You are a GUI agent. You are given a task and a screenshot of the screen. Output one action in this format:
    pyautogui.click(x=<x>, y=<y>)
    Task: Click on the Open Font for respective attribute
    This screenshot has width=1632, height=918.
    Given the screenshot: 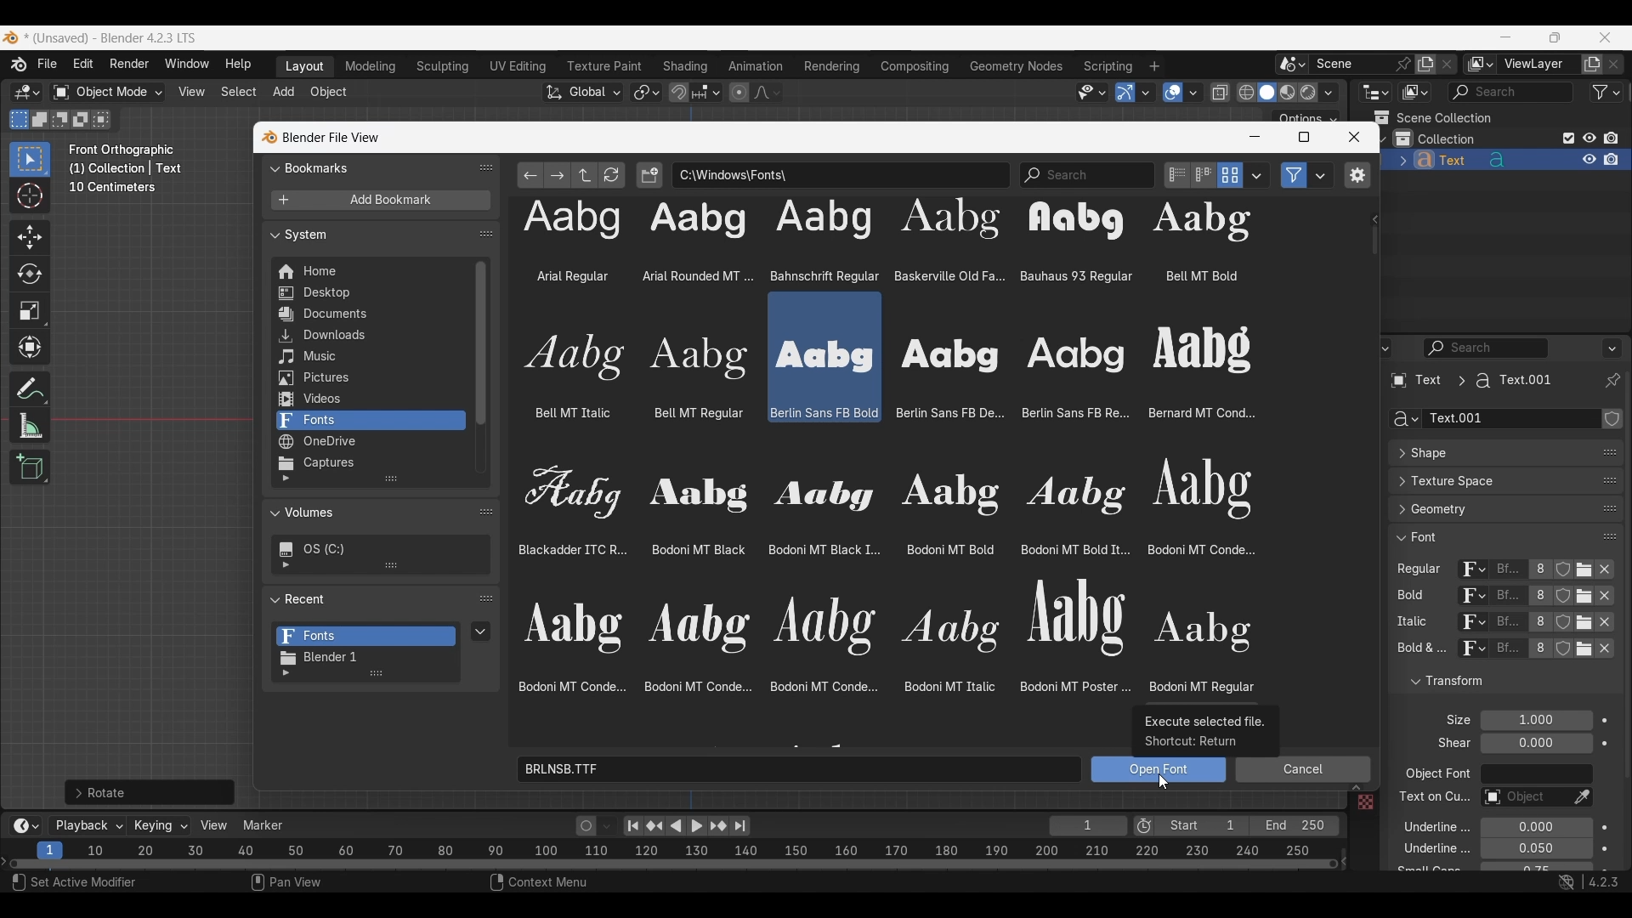 What is the action you would take?
    pyautogui.click(x=1589, y=569)
    